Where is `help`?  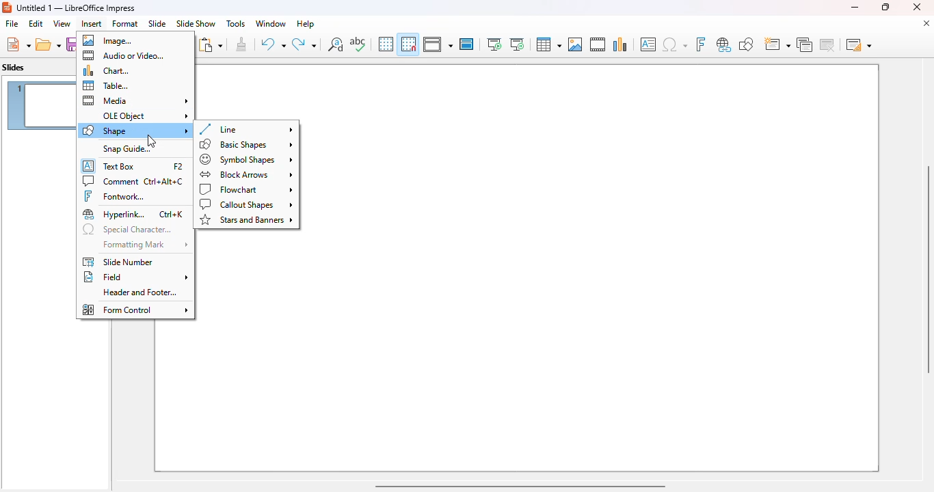 help is located at coordinates (306, 23).